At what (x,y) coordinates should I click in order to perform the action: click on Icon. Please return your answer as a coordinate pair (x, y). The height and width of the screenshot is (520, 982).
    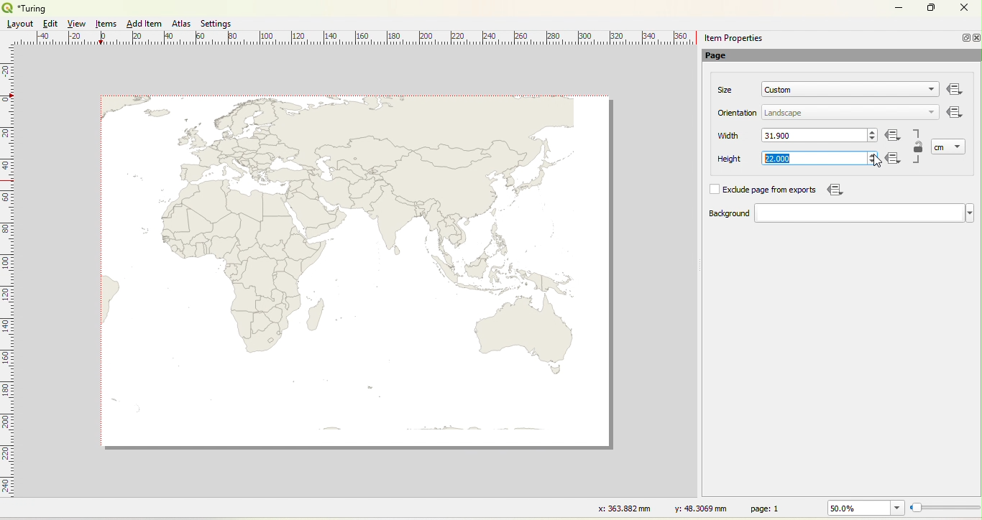
    Looking at the image, I should click on (894, 136).